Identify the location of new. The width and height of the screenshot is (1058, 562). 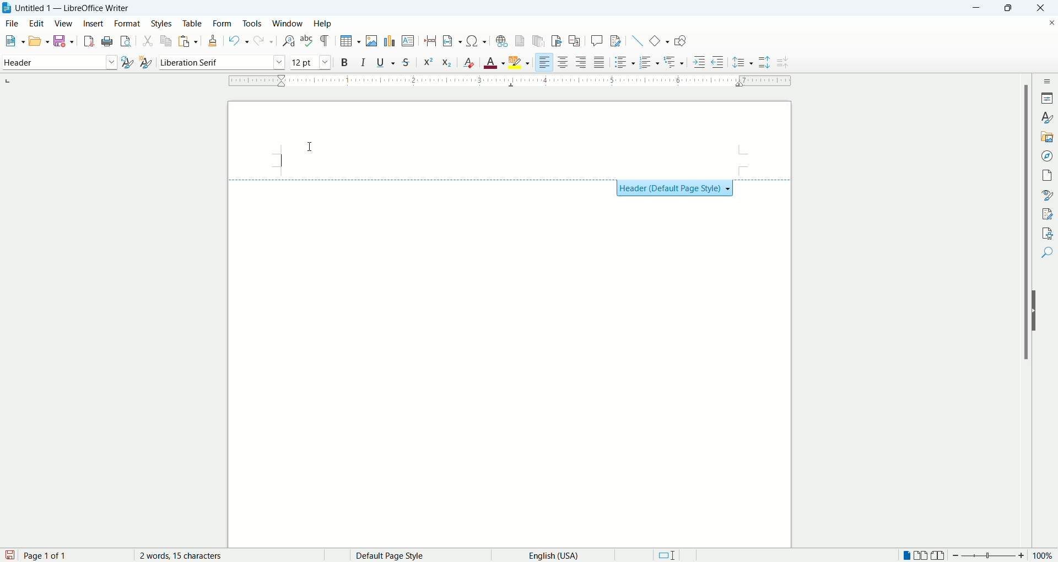
(12, 41).